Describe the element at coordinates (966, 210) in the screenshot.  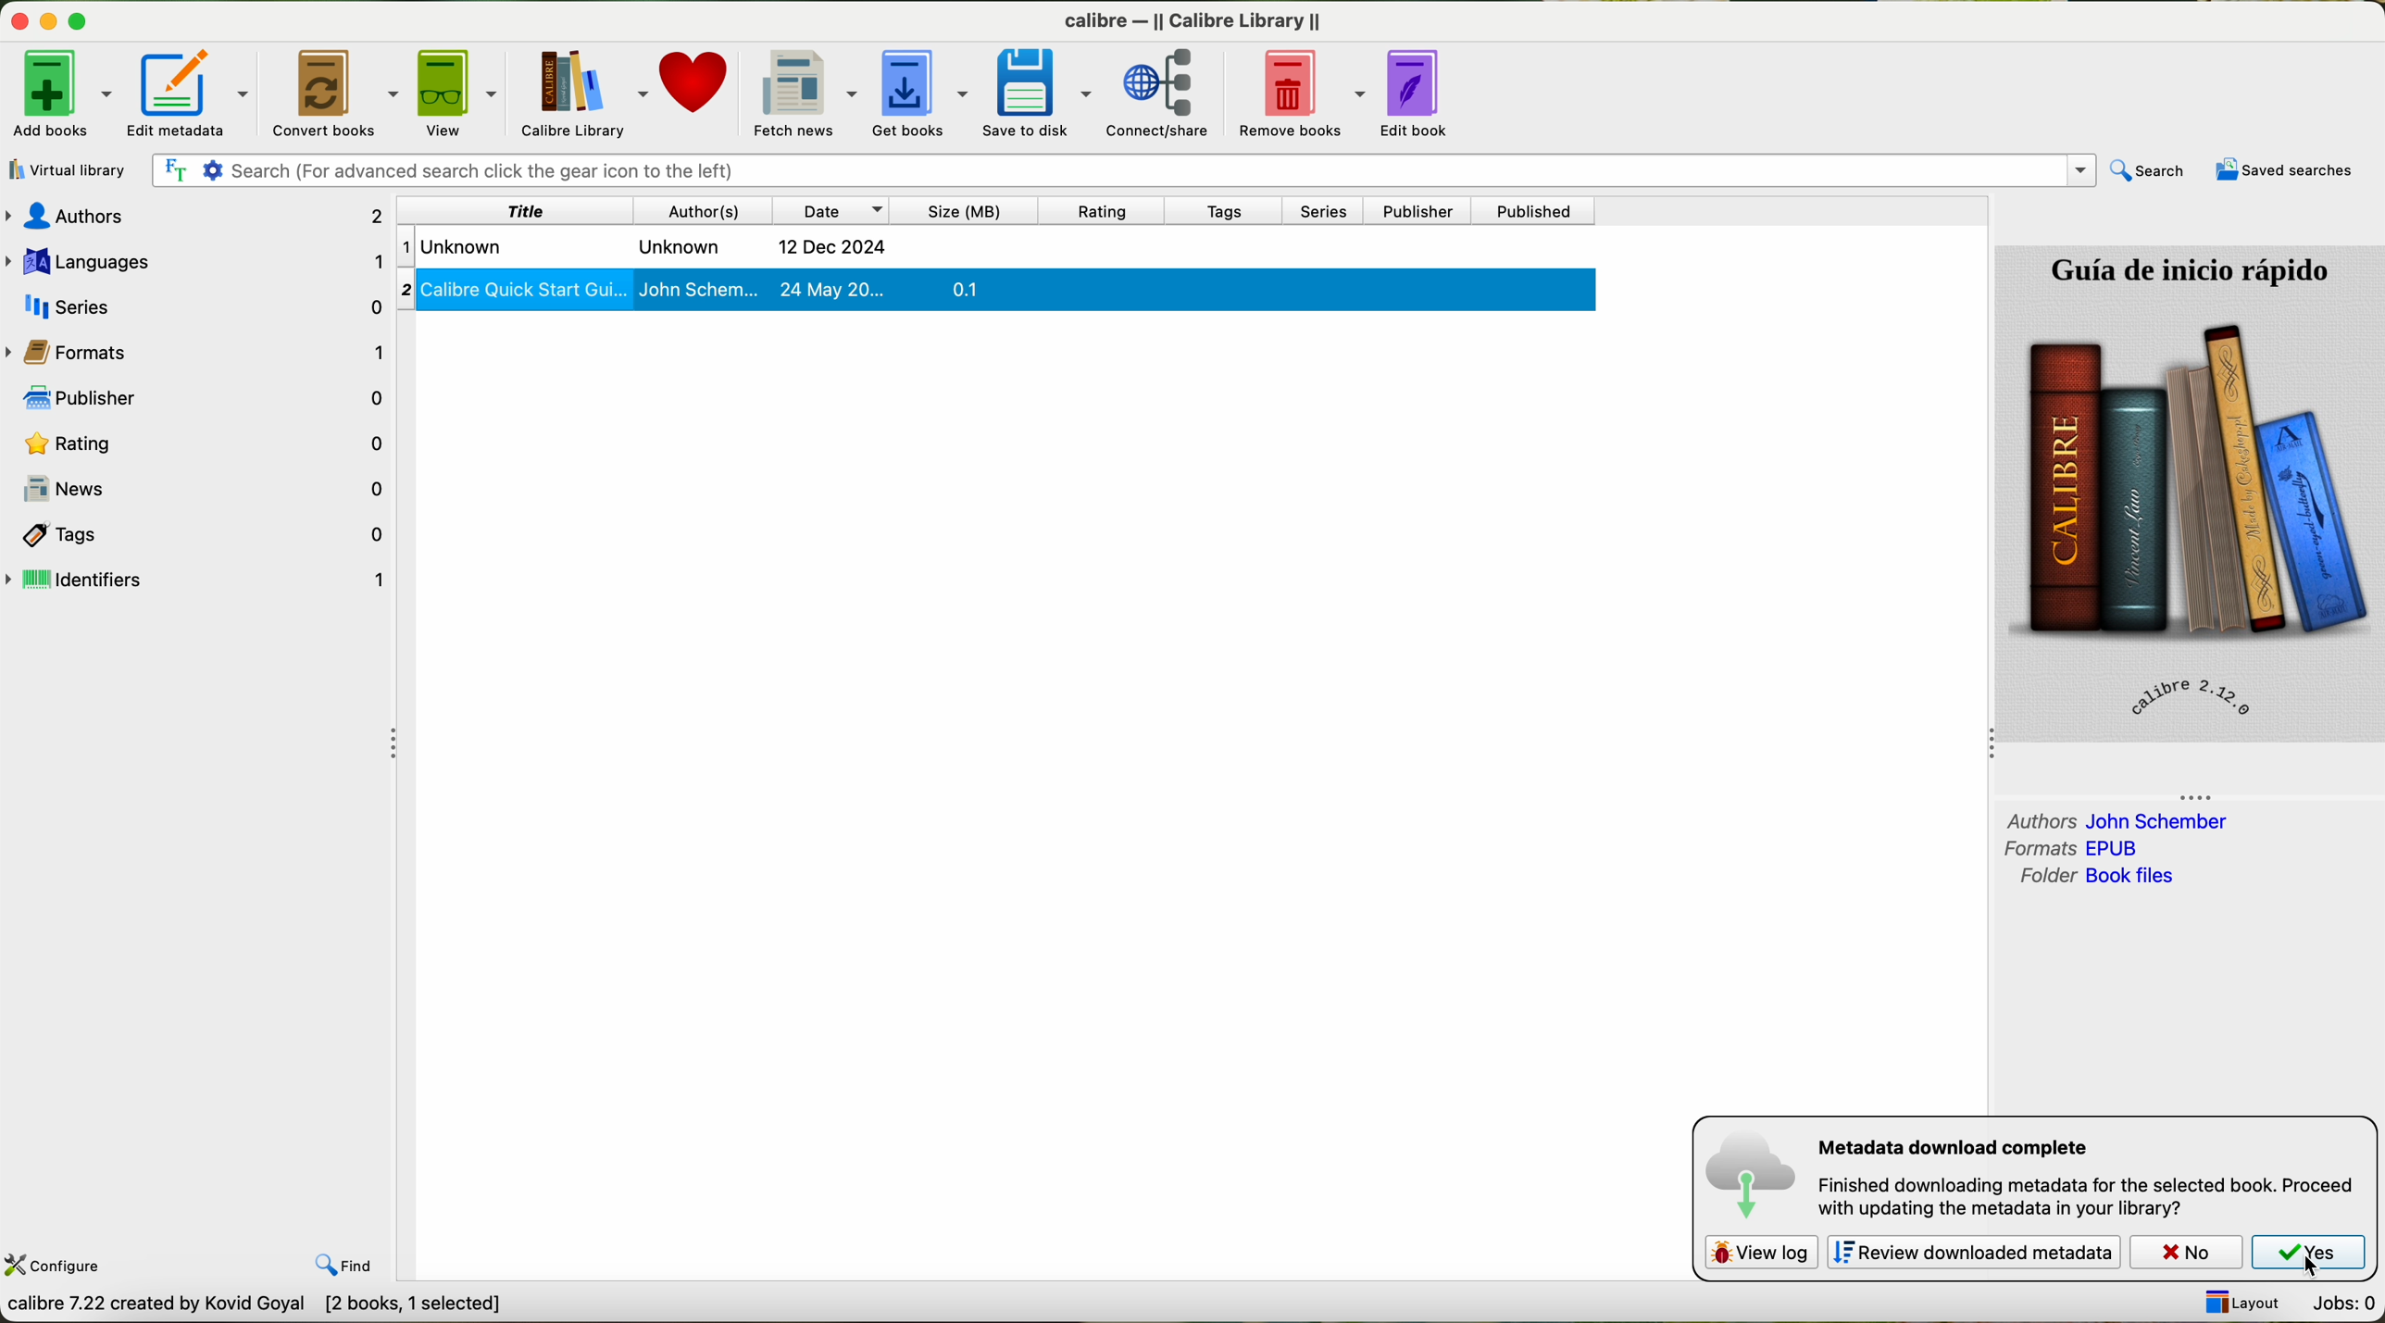
I see `size` at that location.